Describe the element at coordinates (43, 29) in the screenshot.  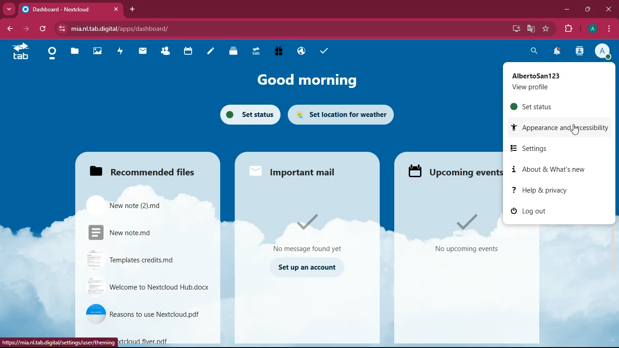
I see `refresh` at that location.